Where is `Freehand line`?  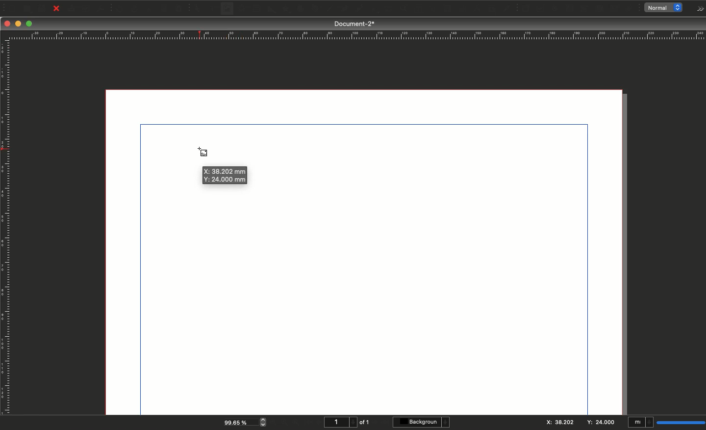
Freehand line is located at coordinates (357, 9).